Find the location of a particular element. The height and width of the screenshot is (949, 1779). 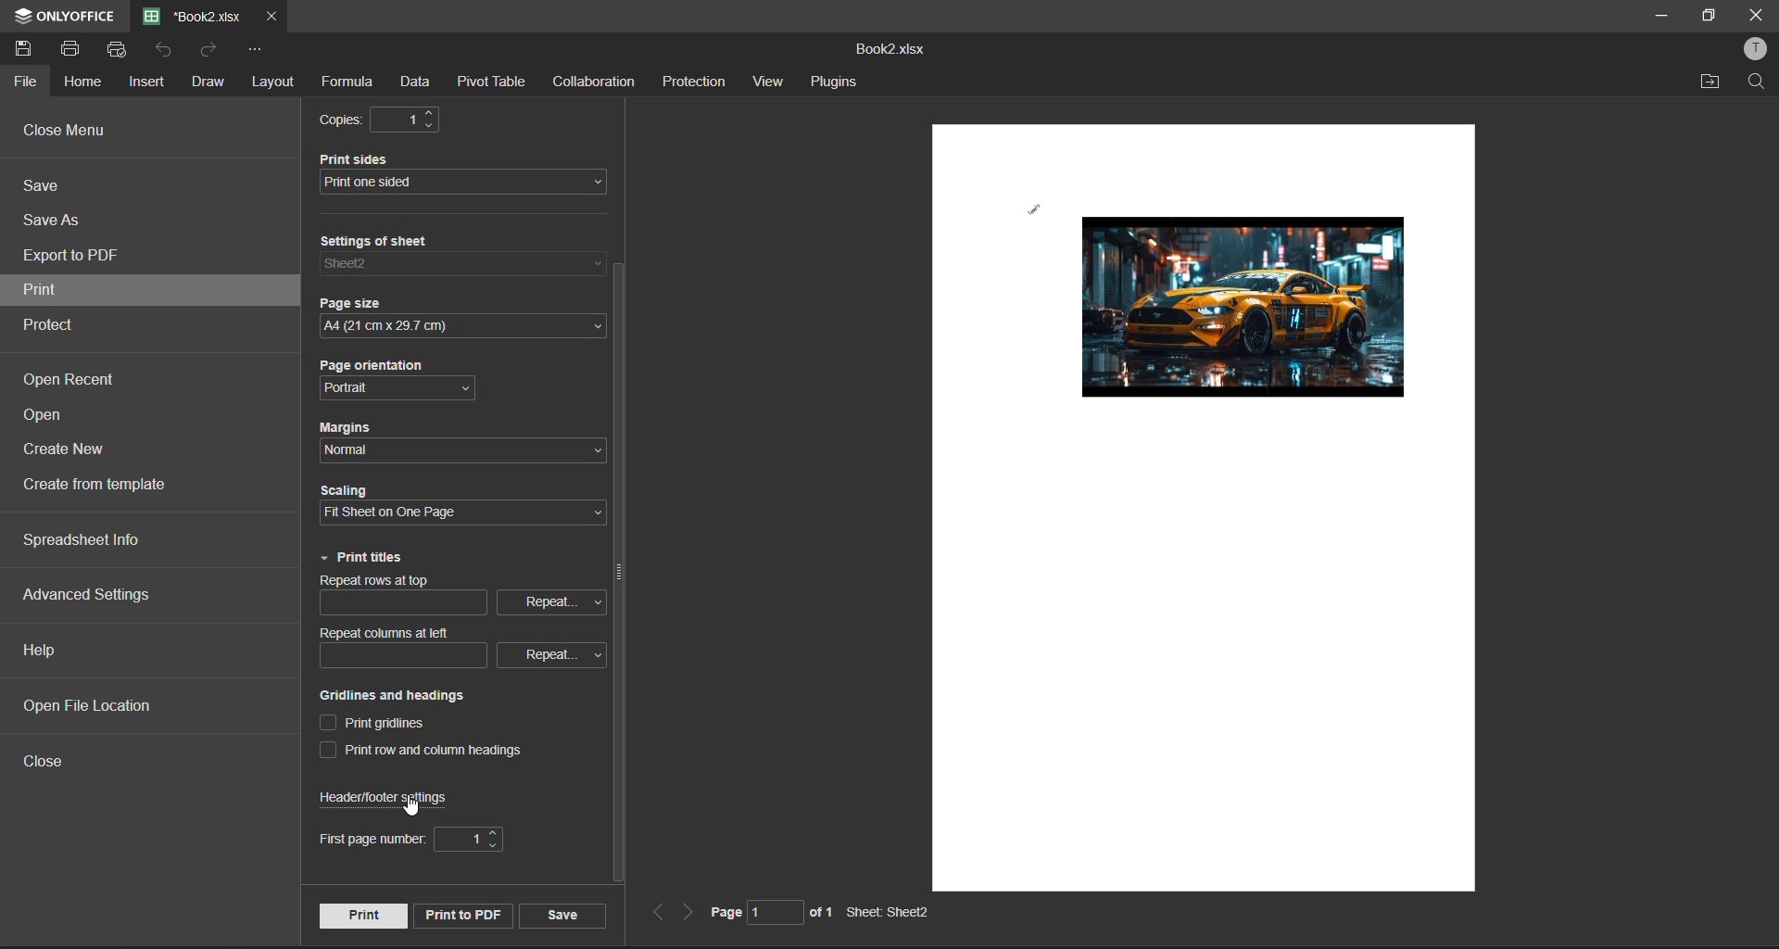

page number is located at coordinates (769, 916).